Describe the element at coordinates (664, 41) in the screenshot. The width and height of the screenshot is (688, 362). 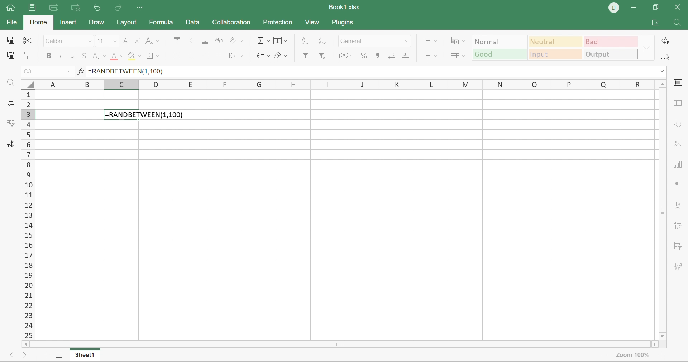
I see `Replace` at that location.